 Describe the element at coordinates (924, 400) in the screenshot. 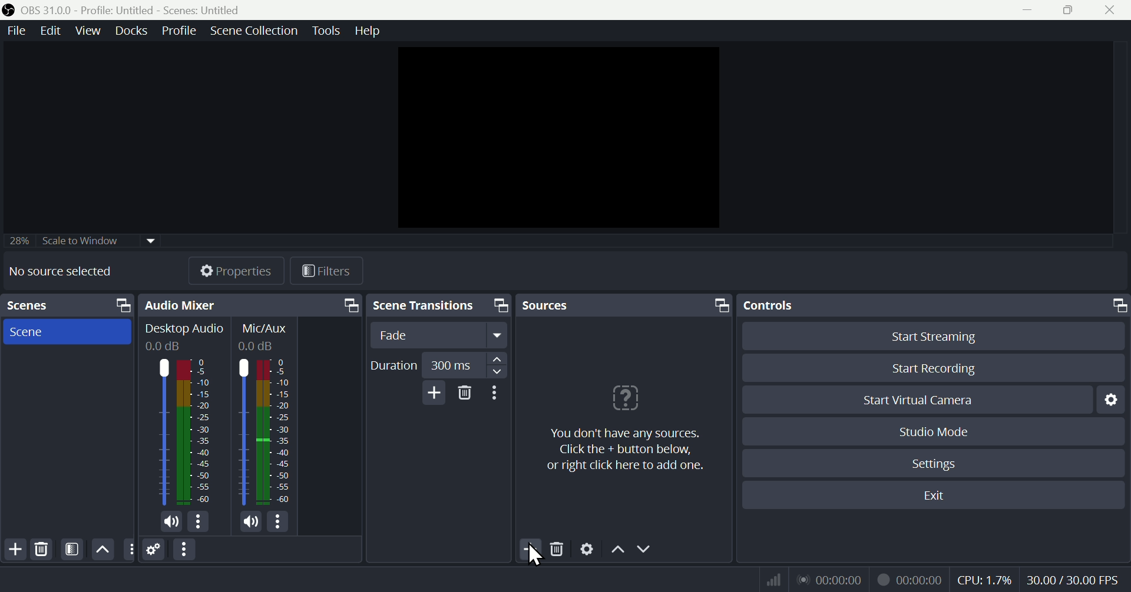

I see `start Virtual camera` at that location.